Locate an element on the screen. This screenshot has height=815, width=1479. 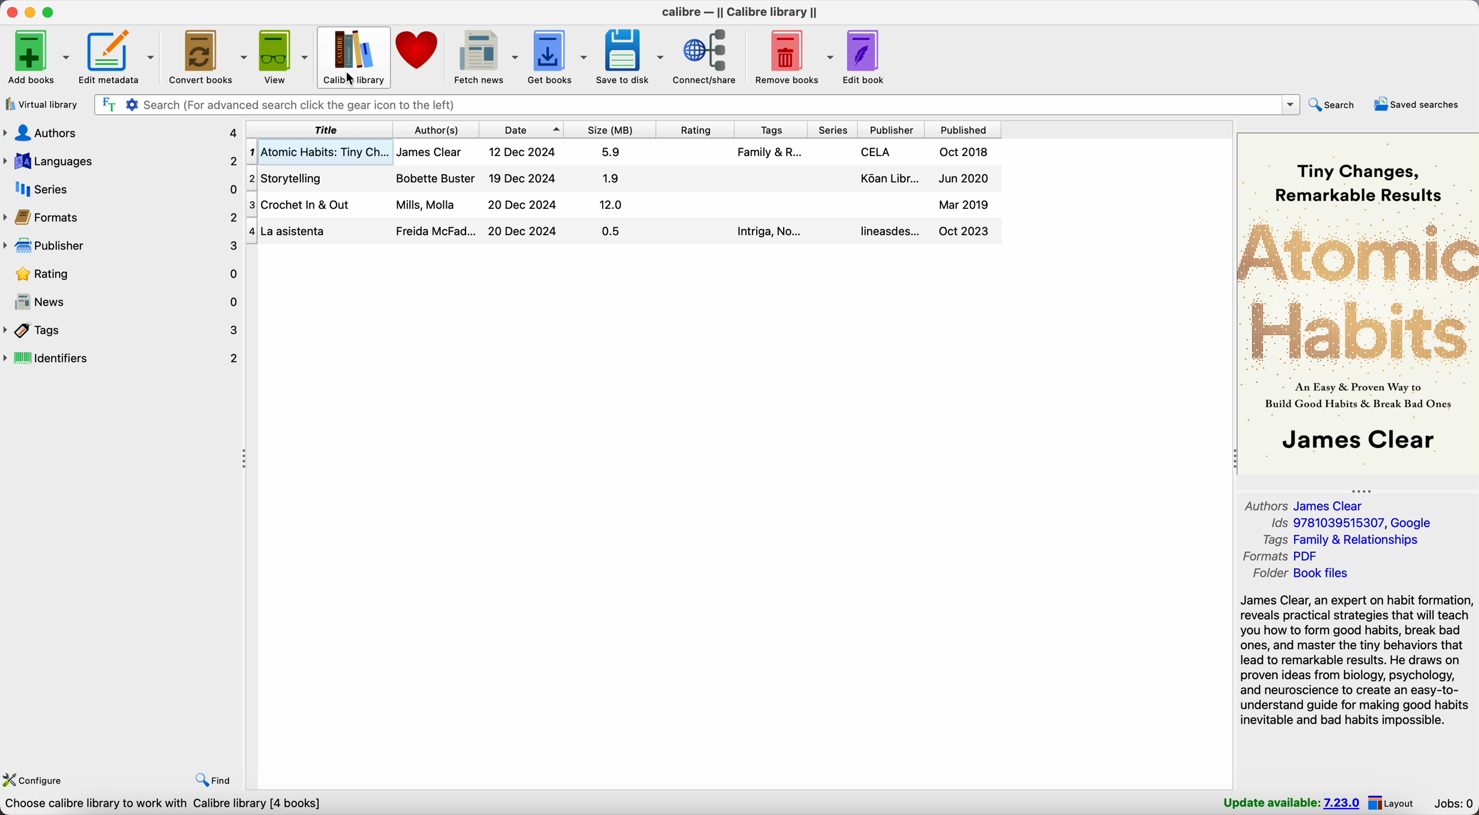
tags Family & Relationships is located at coordinates (1344, 541).